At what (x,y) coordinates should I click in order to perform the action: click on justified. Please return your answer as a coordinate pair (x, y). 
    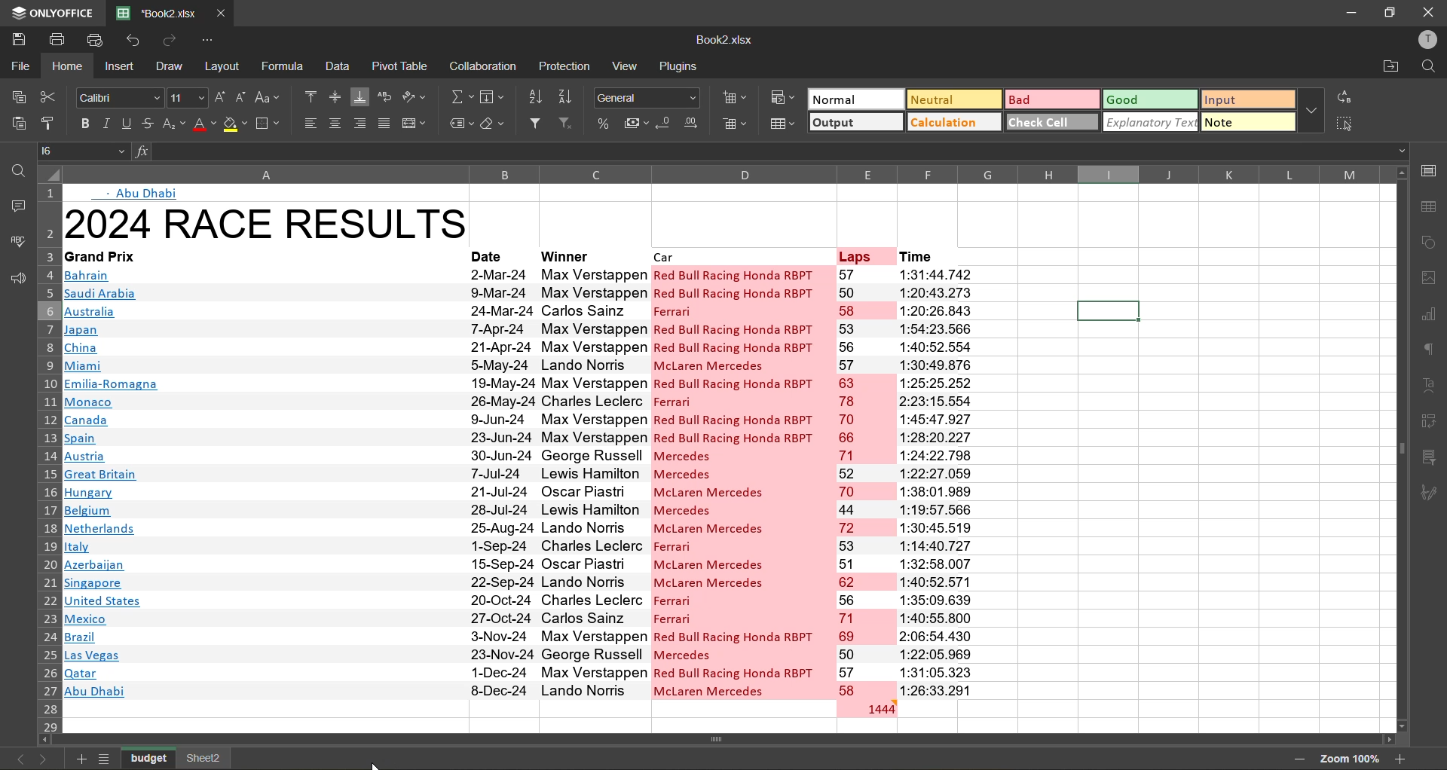
    Looking at the image, I should click on (384, 125).